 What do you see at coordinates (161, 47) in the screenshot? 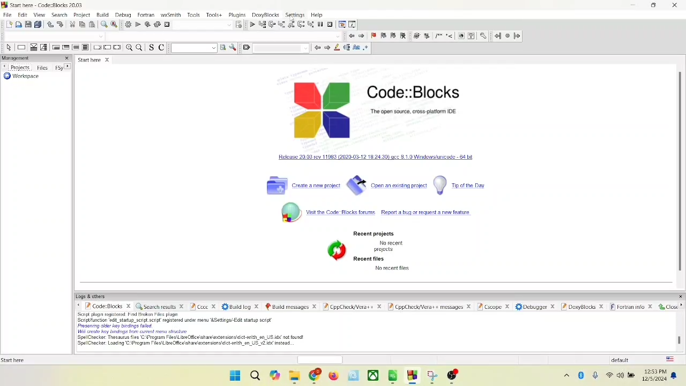
I see `toggle comment` at bounding box center [161, 47].